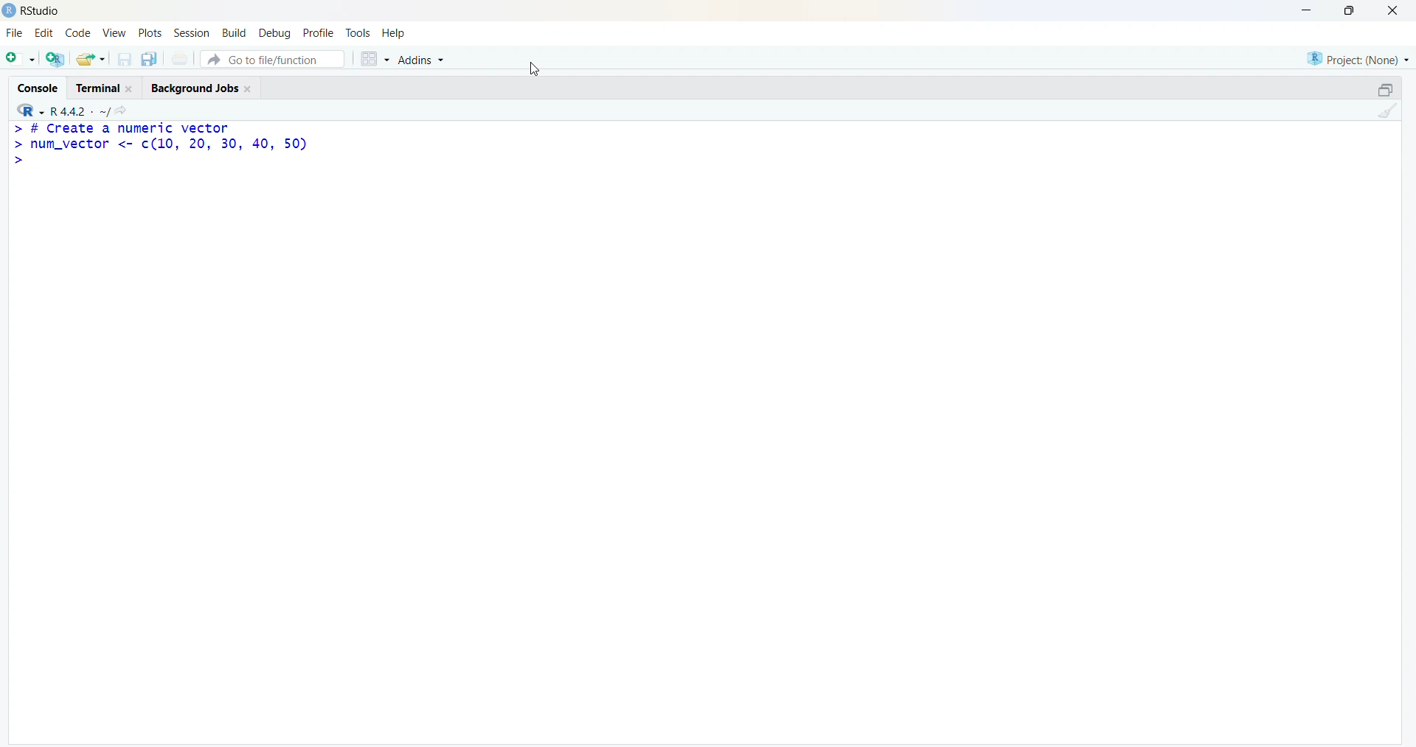 This screenshot has height=747, width=1416. What do you see at coordinates (273, 59) in the screenshot?
I see `go to file/function` at bounding box center [273, 59].